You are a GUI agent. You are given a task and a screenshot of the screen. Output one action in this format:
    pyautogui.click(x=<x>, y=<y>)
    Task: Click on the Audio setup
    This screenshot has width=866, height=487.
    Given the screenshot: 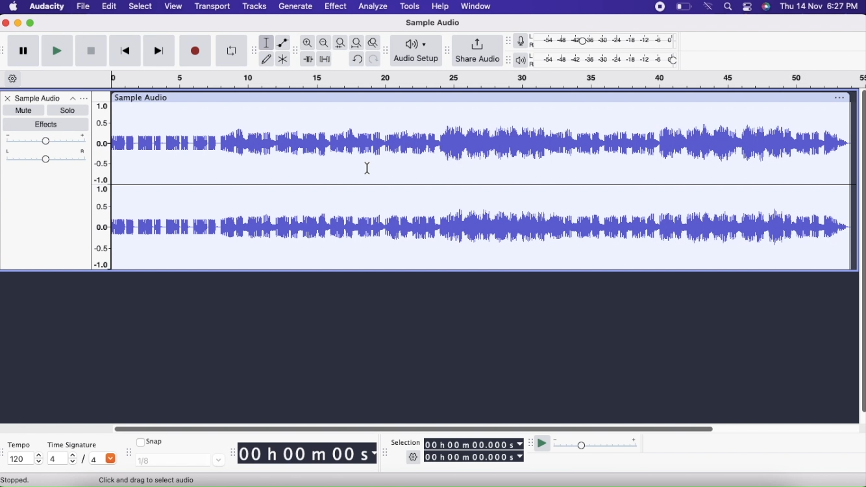 What is the action you would take?
    pyautogui.click(x=417, y=52)
    